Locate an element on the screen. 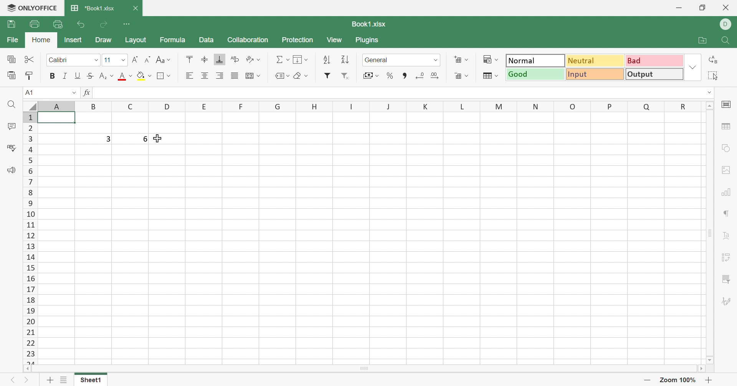 The height and width of the screenshot is (386, 737). Borders is located at coordinates (164, 76).